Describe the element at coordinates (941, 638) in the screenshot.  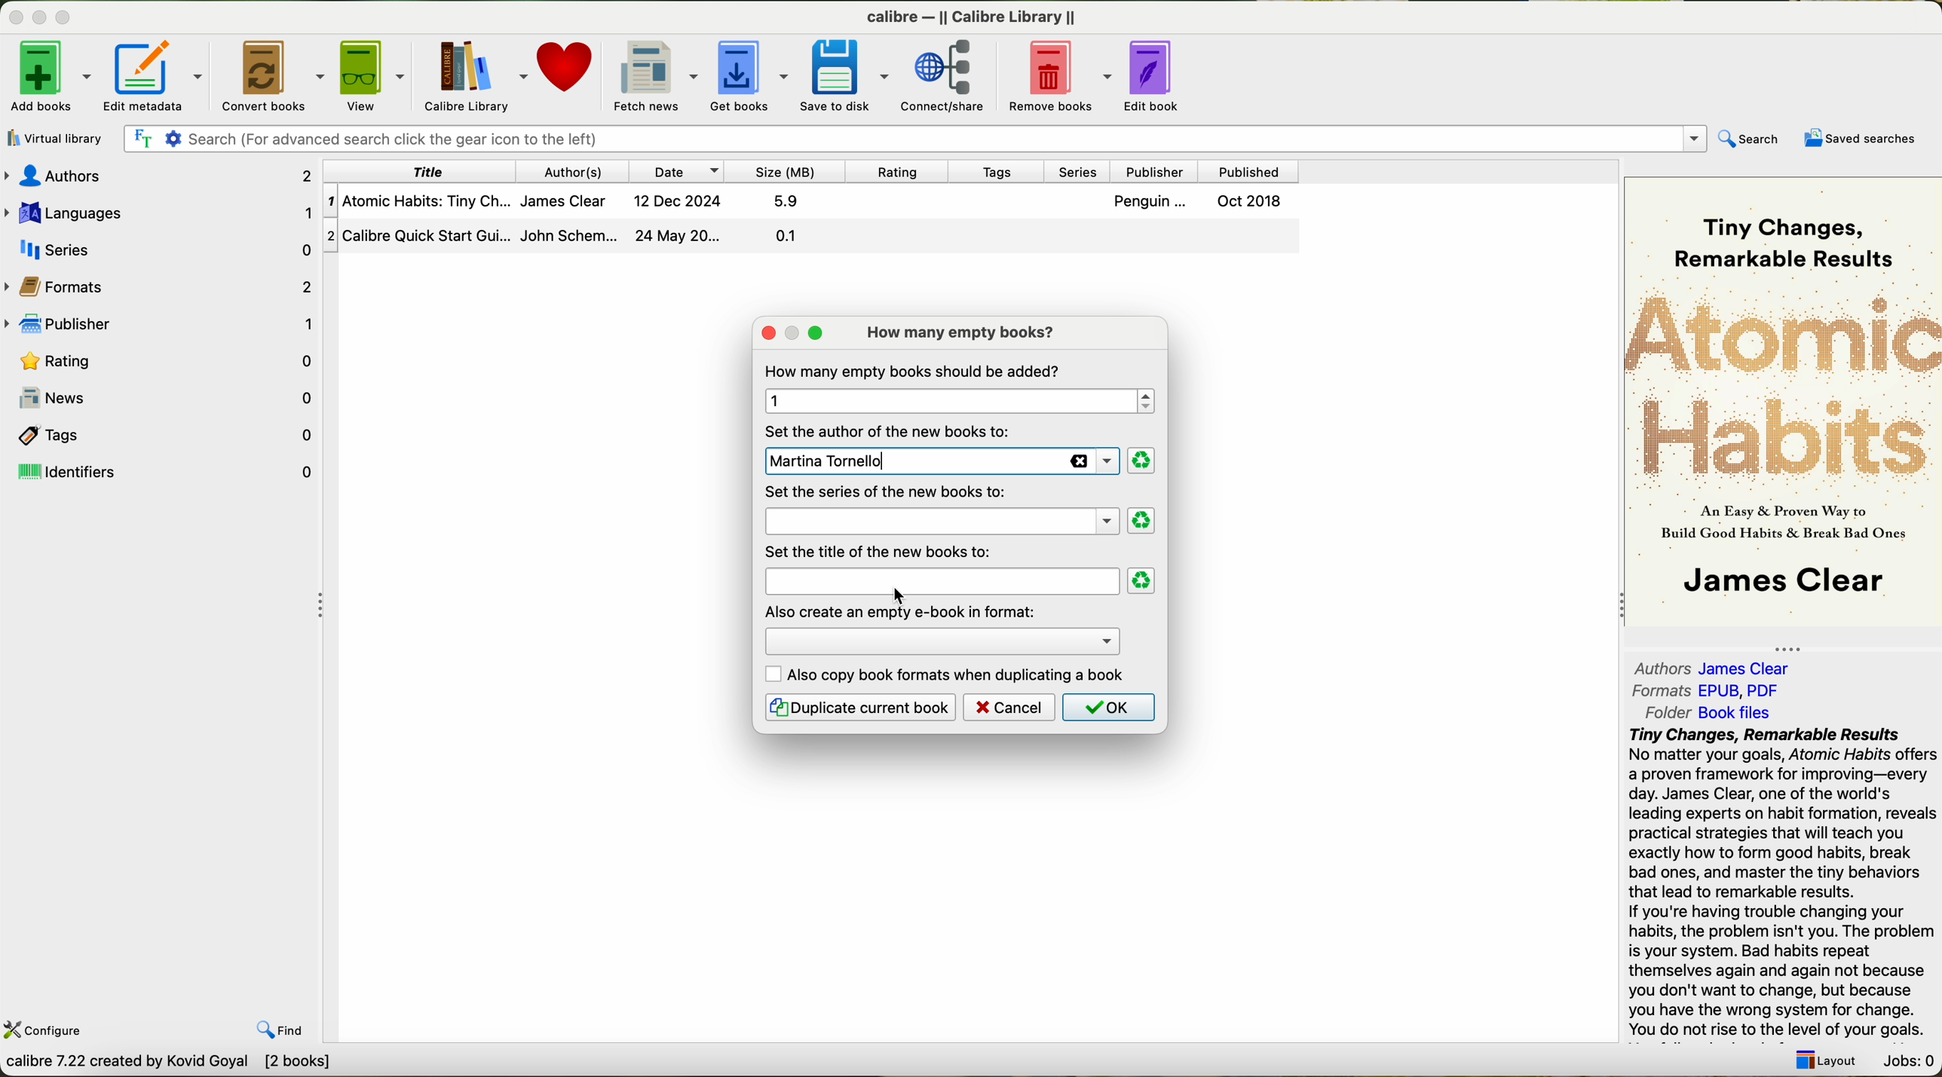
I see `options` at that location.